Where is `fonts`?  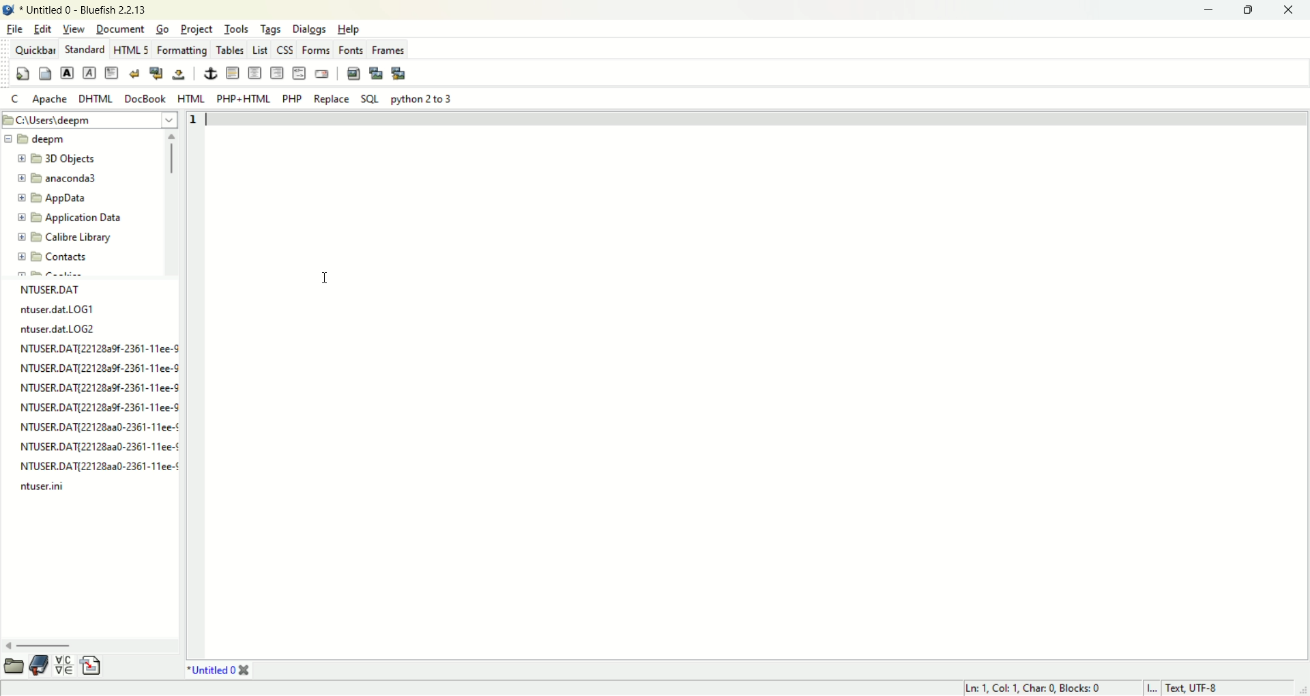 fonts is located at coordinates (351, 50).